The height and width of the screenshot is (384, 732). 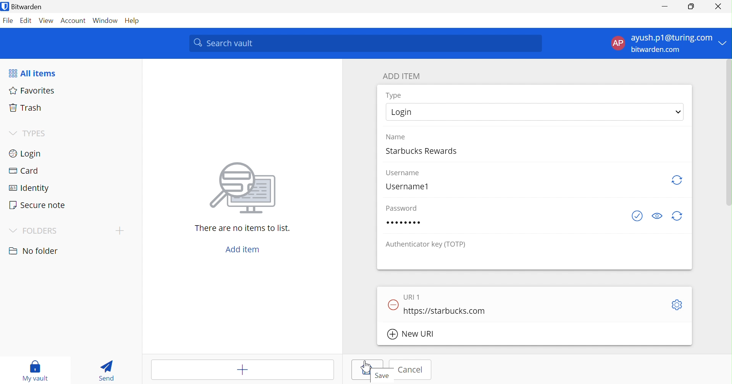 I want to click on Login, so click(x=405, y=111).